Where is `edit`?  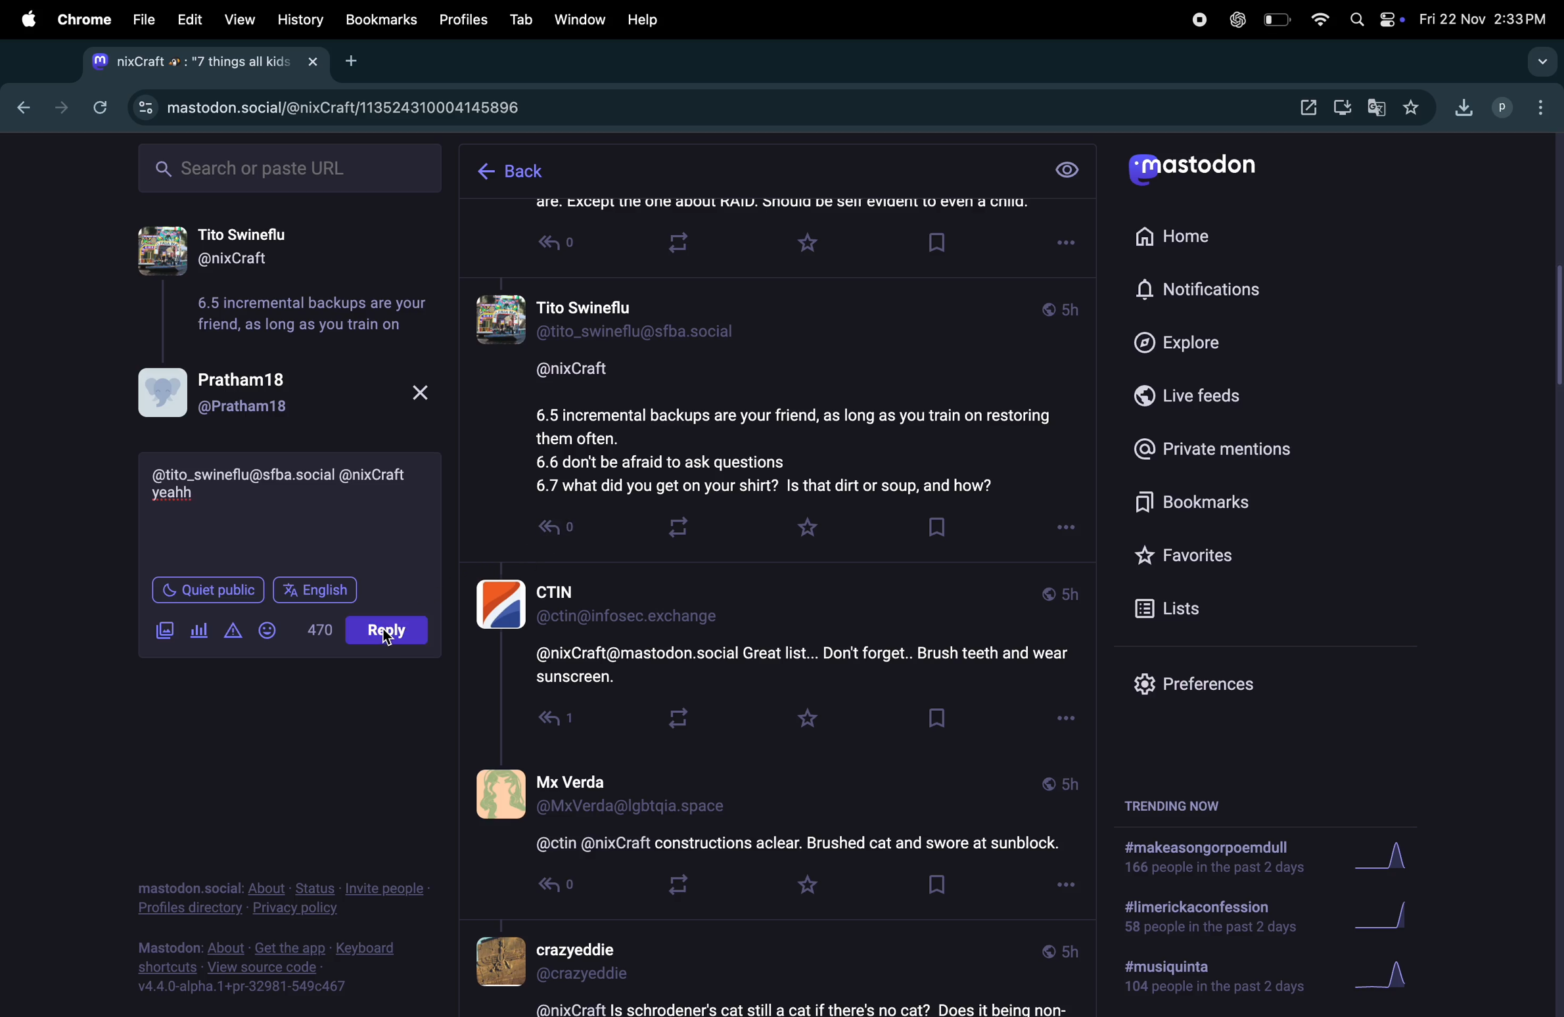 edit is located at coordinates (189, 19).